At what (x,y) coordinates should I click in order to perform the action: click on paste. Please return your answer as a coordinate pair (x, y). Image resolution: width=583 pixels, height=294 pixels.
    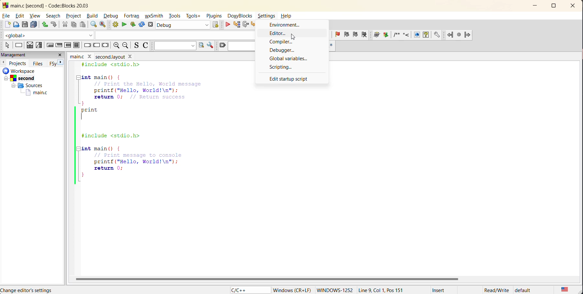
    Looking at the image, I should click on (82, 25).